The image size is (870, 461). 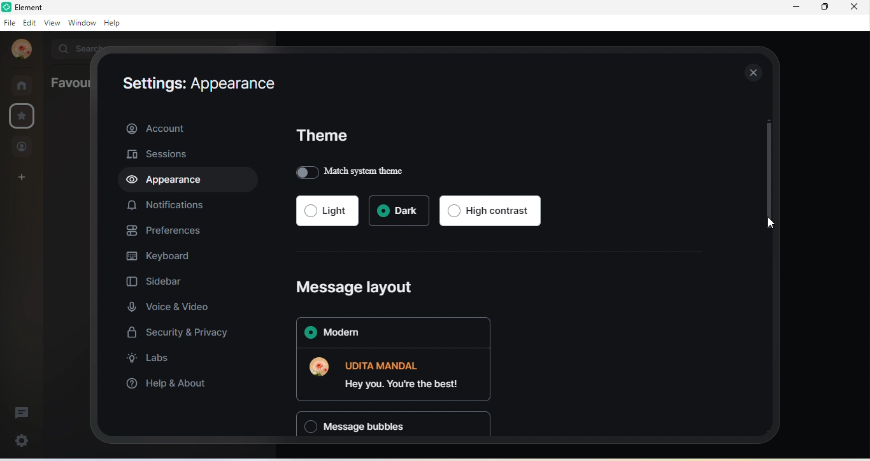 What do you see at coordinates (355, 171) in the screenshot?
I see `match system theme` at bounding box center [355, 171].